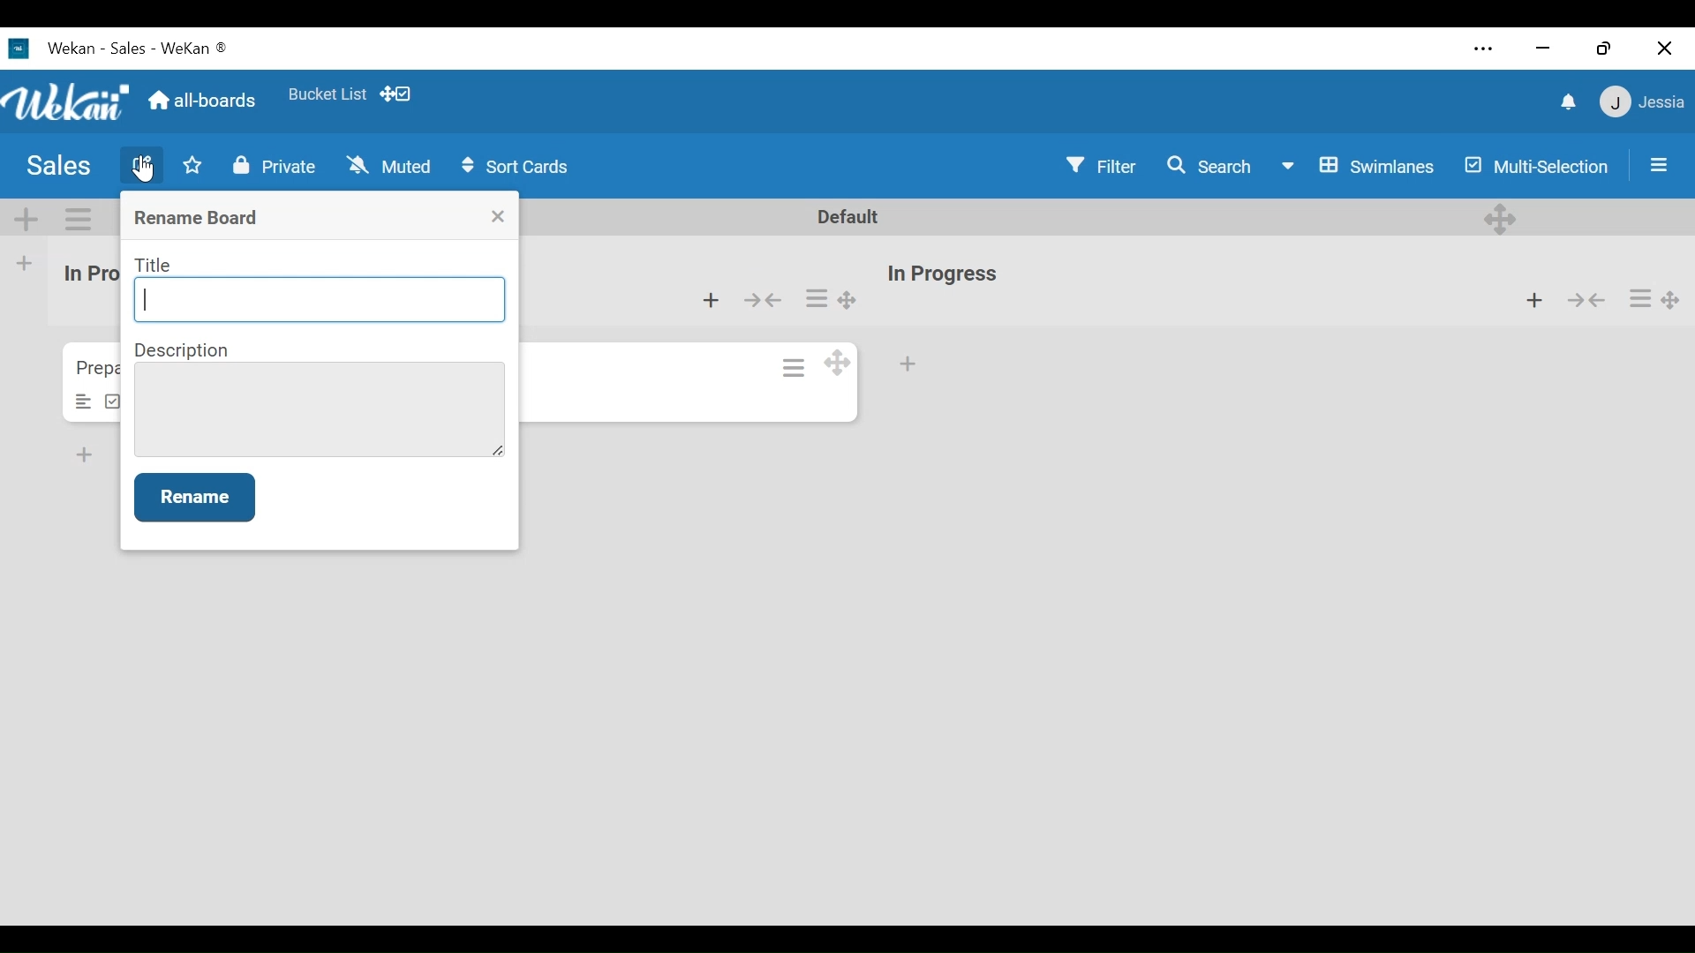  I want to click on notifications, so click(1571, 102).